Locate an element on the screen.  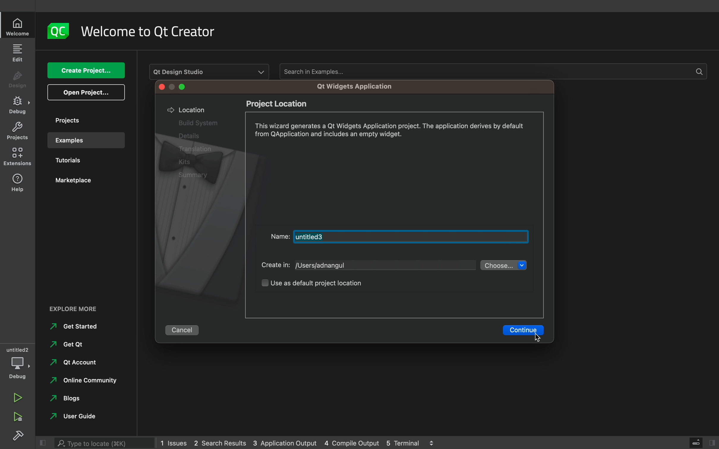
destination is located at coordinates (384, 267).